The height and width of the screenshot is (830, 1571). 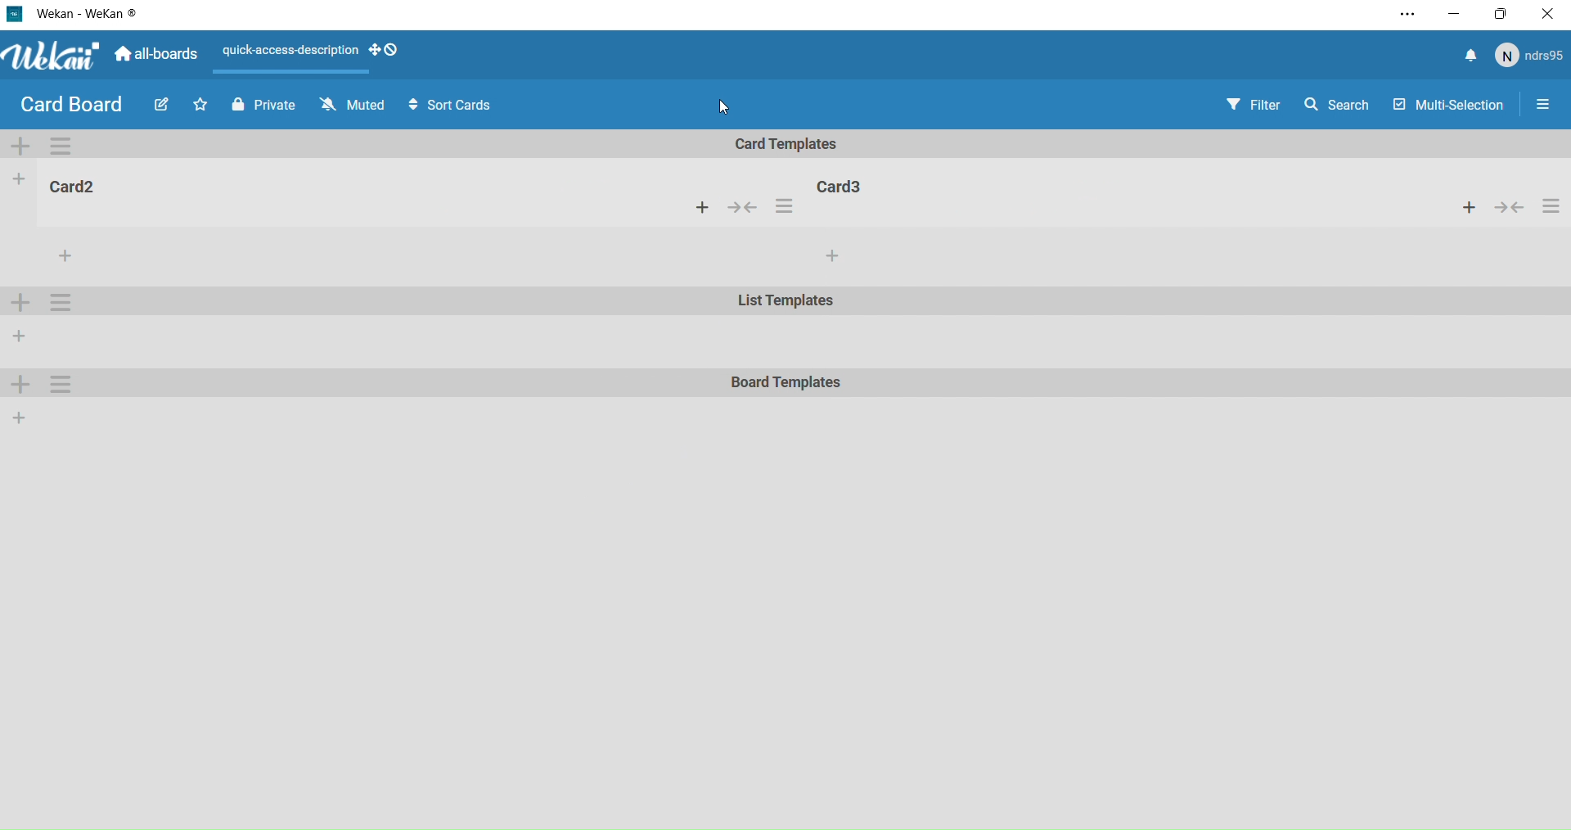 What do you see at coordinates (1338, 108) in the screenshot?
I see `Search` at bounding box center [1338, 108].